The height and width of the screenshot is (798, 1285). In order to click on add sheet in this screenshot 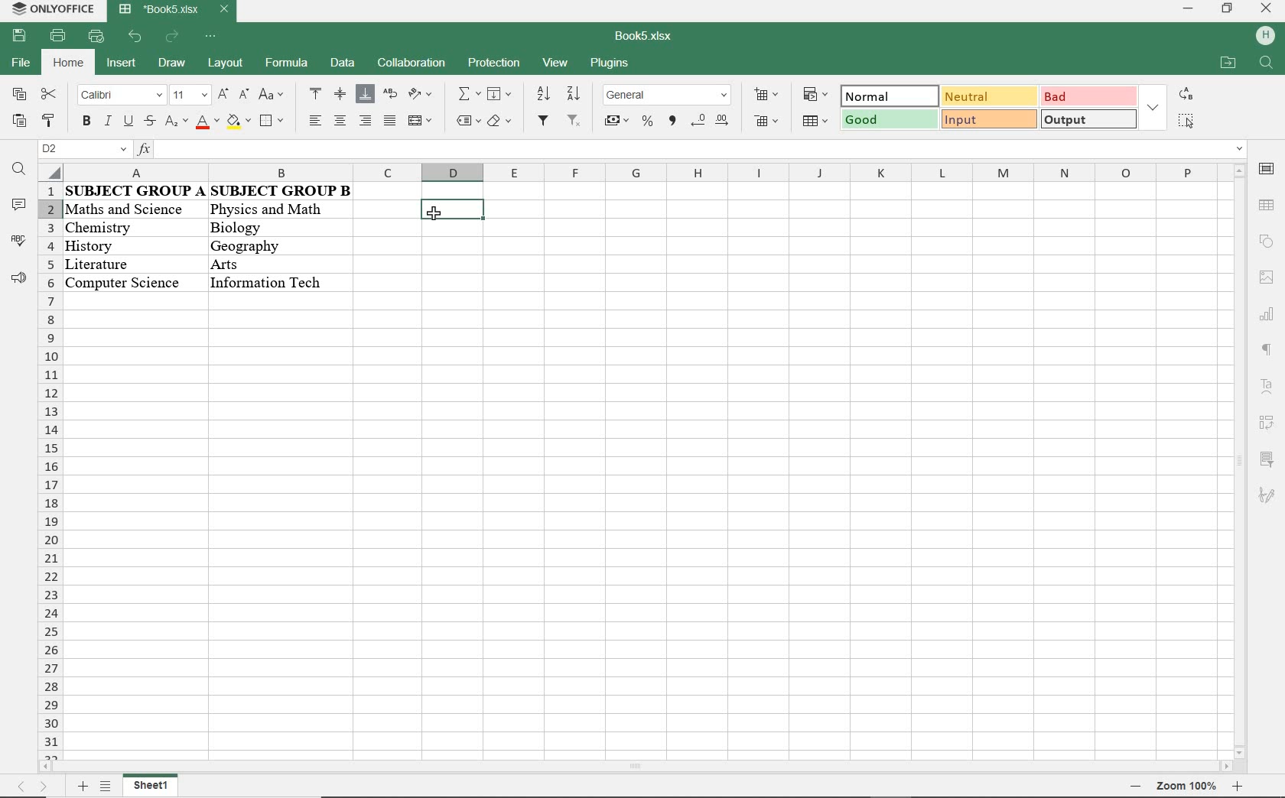, I will do `click(80, 788)`.